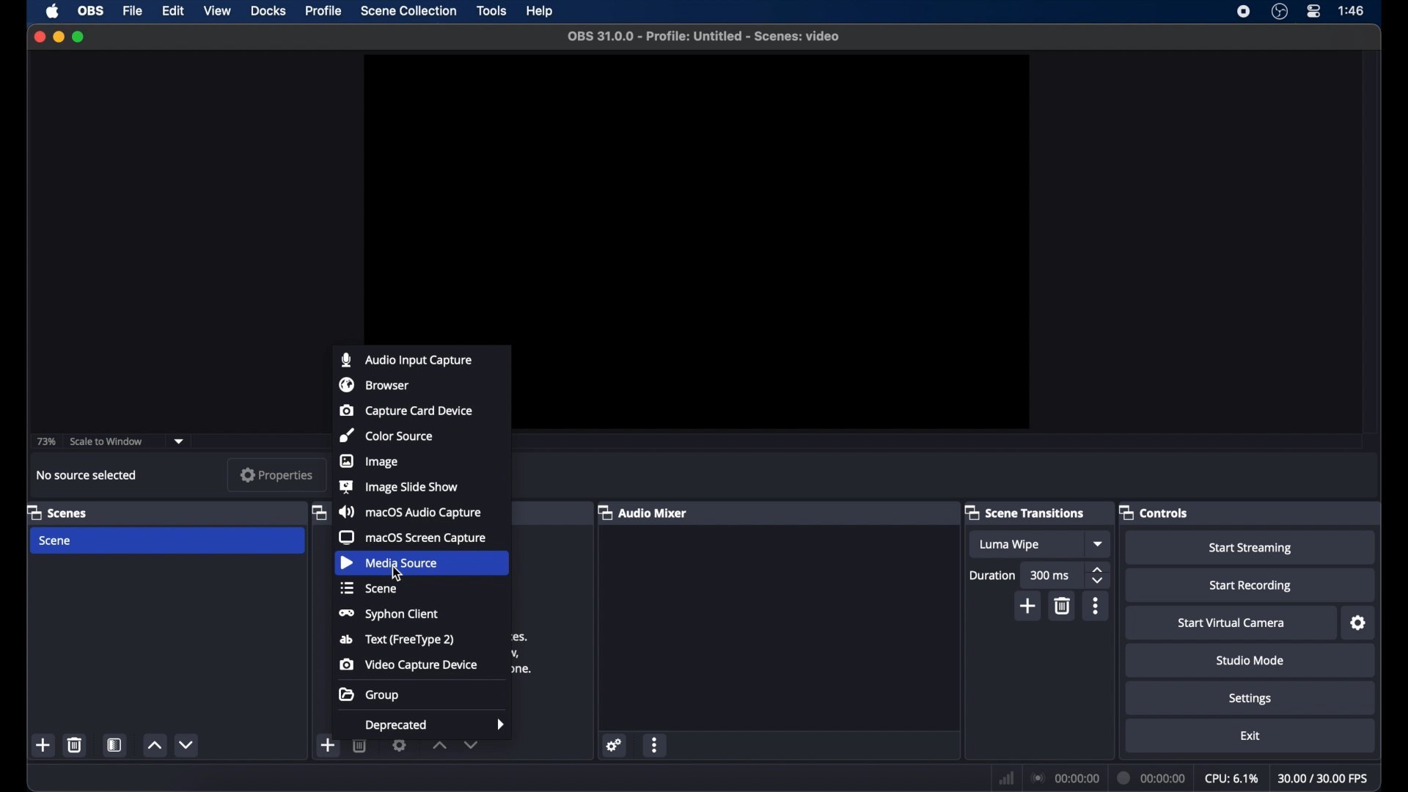 The width and height of the screenshot is (1408, 792). What do you see at coordinates (155, 745) in the screenshot?
I see `increment` at bounding box center [155, 745].